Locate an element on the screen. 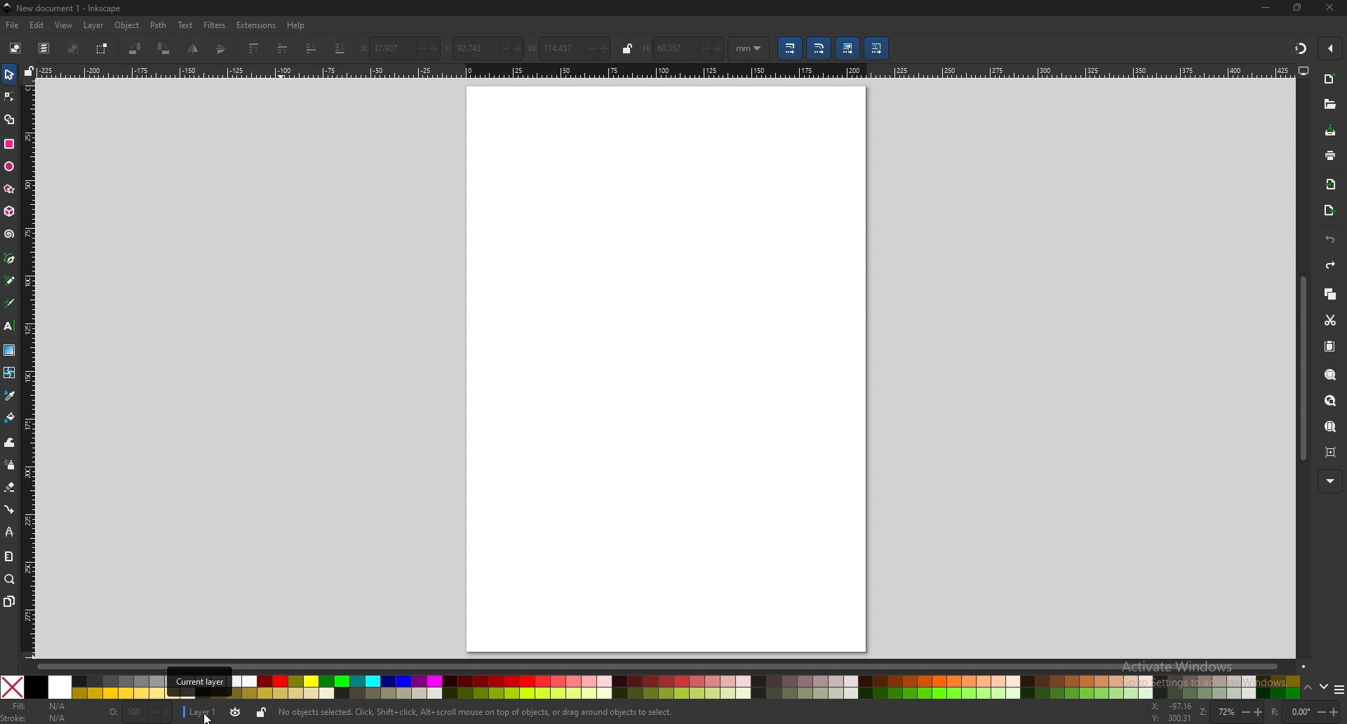 The image size is (1347, 724). unit is located at coordinates (750, 48).